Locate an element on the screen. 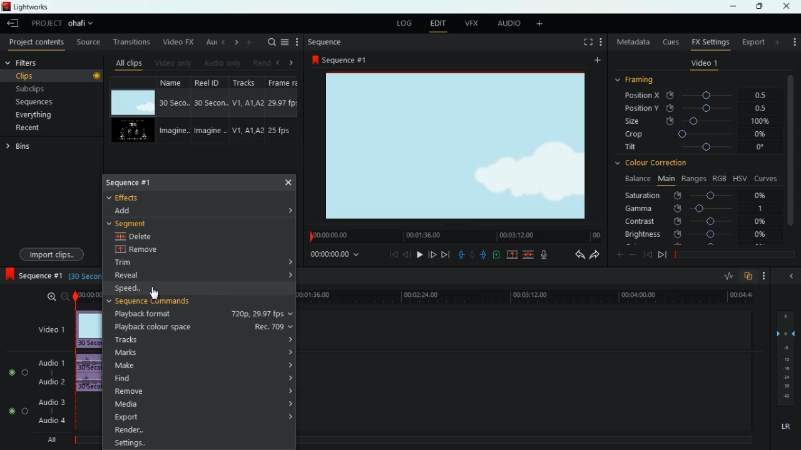 Image resolution: width=801 pixels, height=450 pixels. rgb is located at coordinates (720, 177).